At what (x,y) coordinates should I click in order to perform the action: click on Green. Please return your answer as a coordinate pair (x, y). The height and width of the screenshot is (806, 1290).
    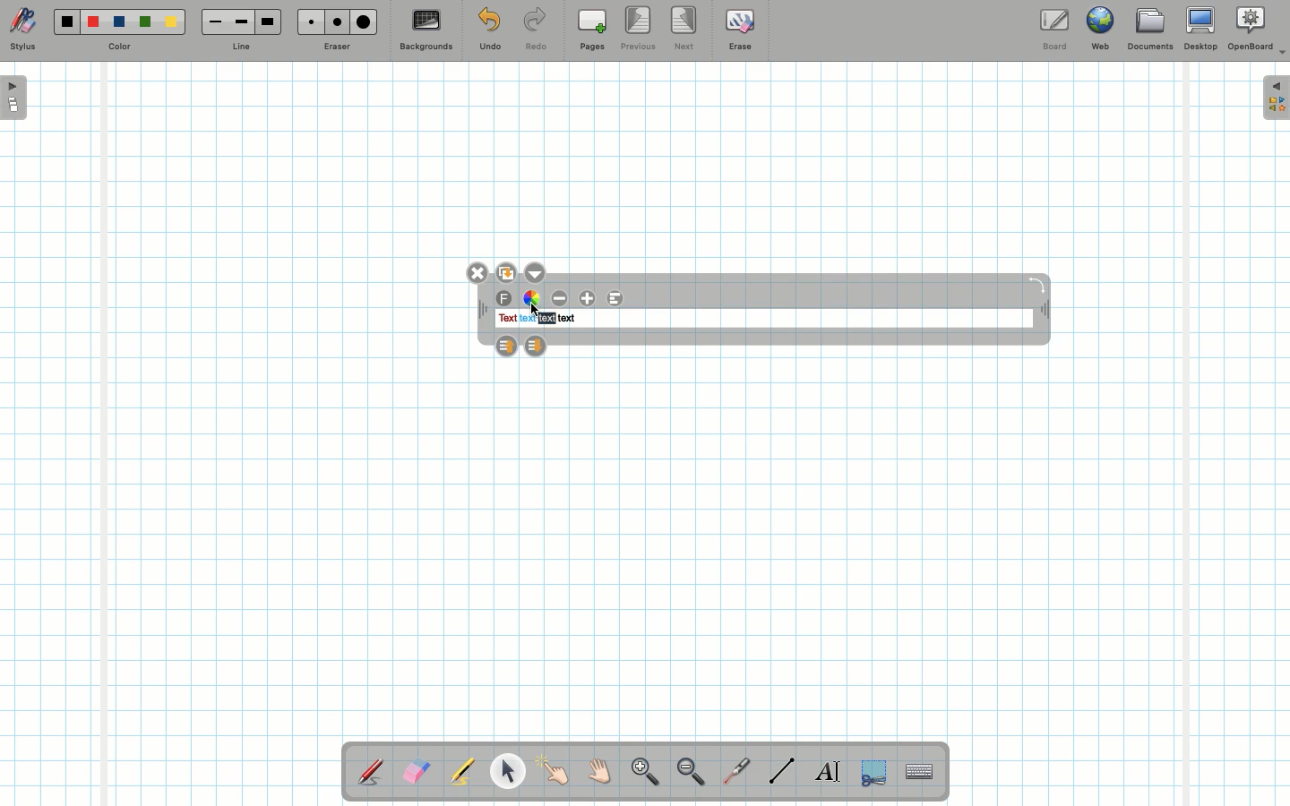
    Looking at the image, I should click on (145, 23).